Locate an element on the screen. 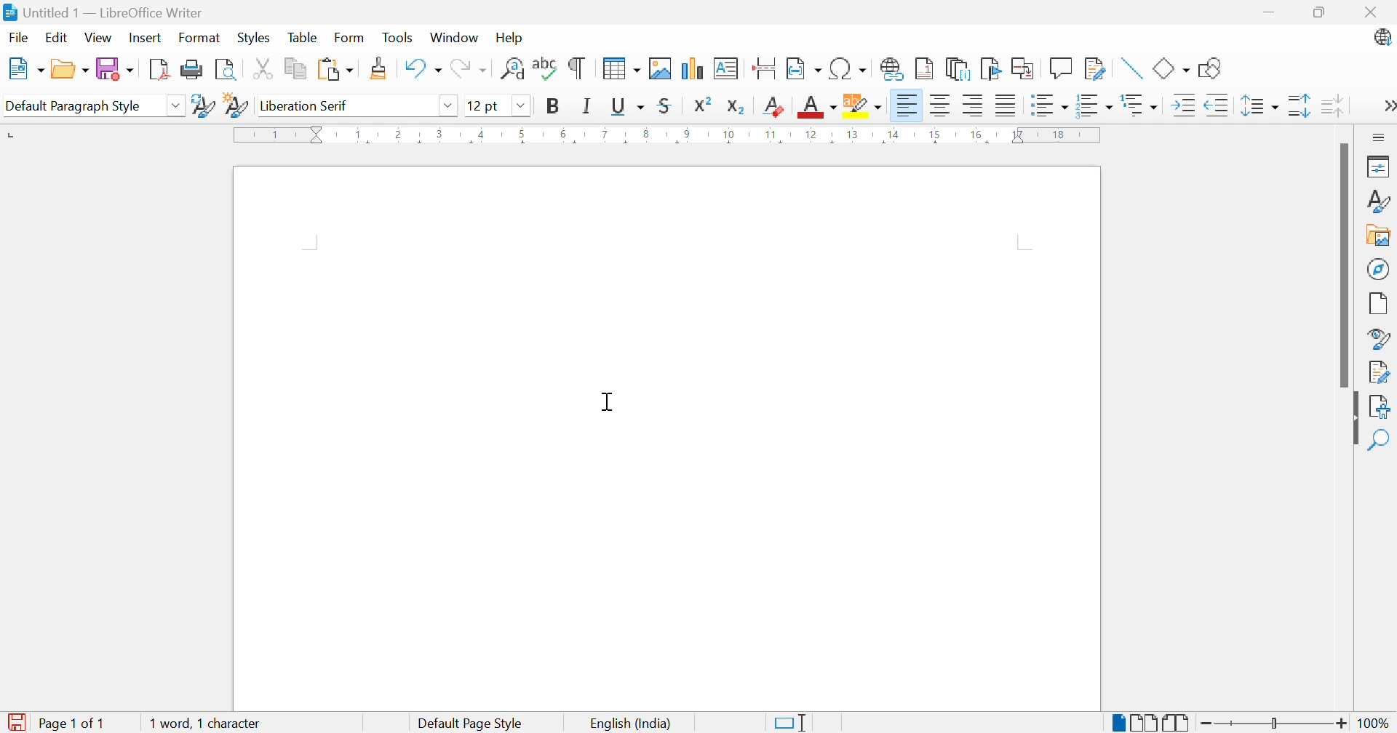  Character highlighting color is located at coordinates (863, 105).